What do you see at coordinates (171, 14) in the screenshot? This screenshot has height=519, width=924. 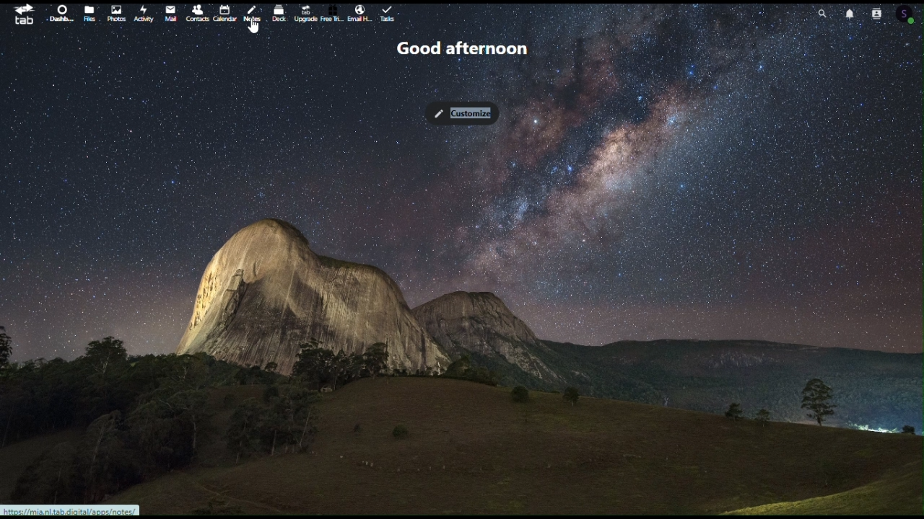 I see `Mail` at bounding box center [171, 14].